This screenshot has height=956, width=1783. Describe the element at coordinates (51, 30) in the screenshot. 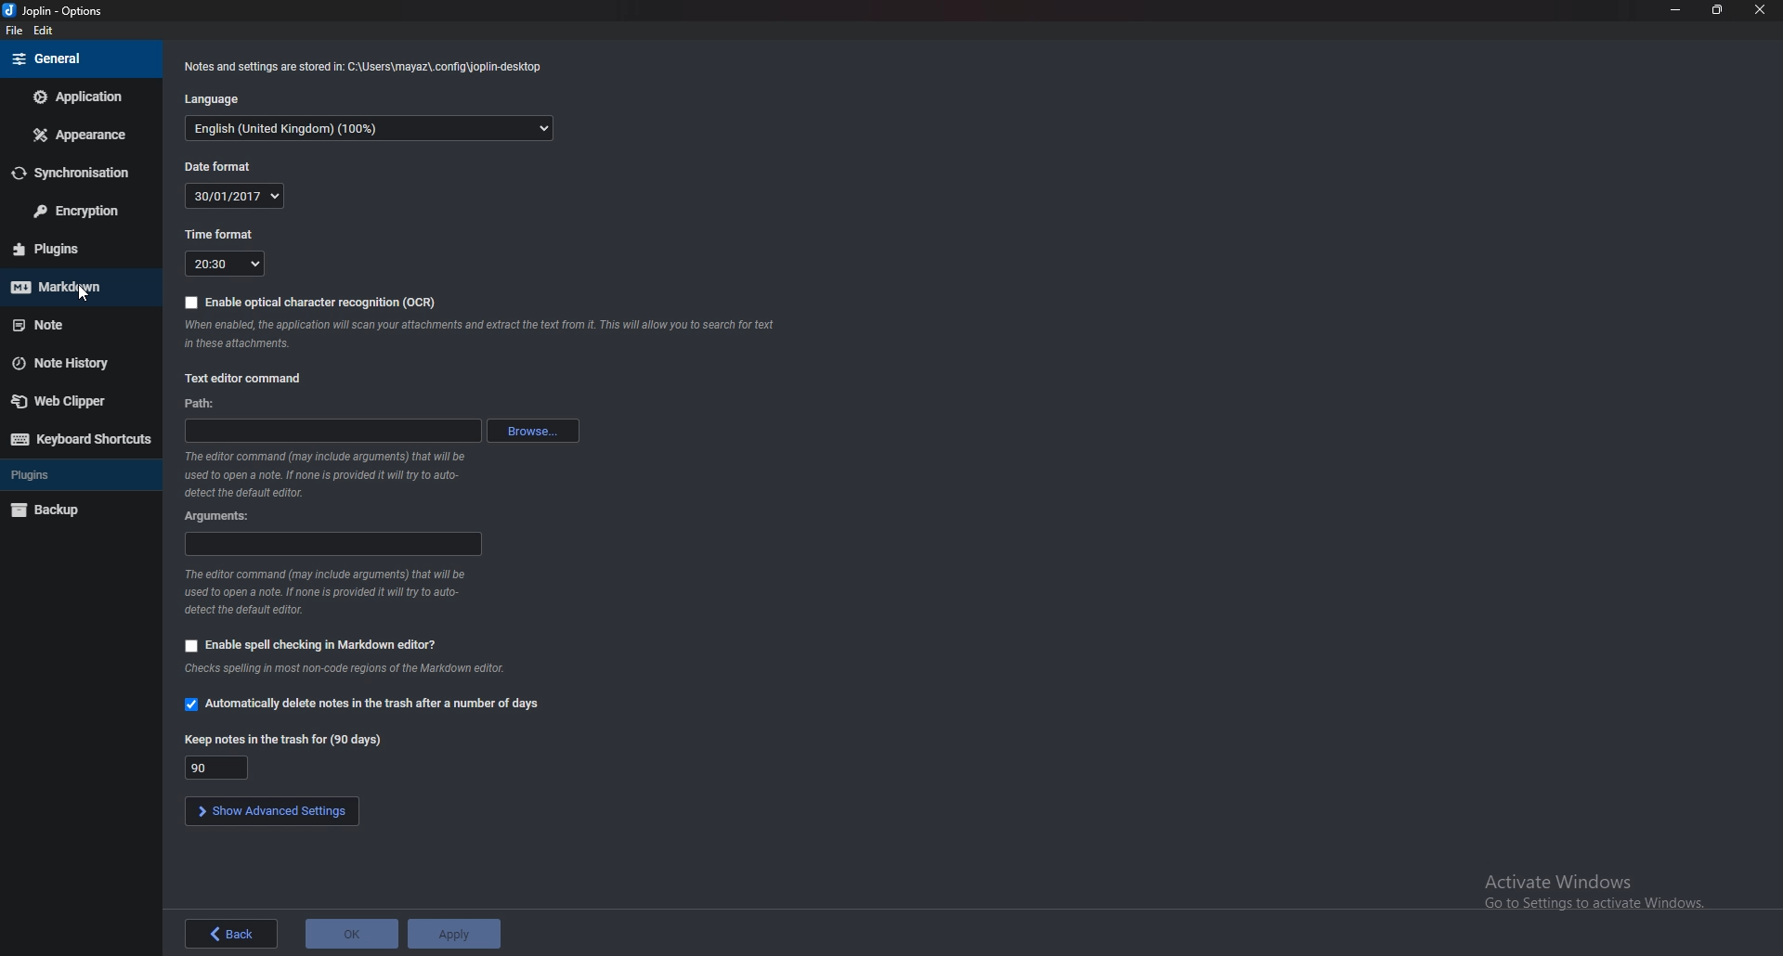

I see `edit` at that location.